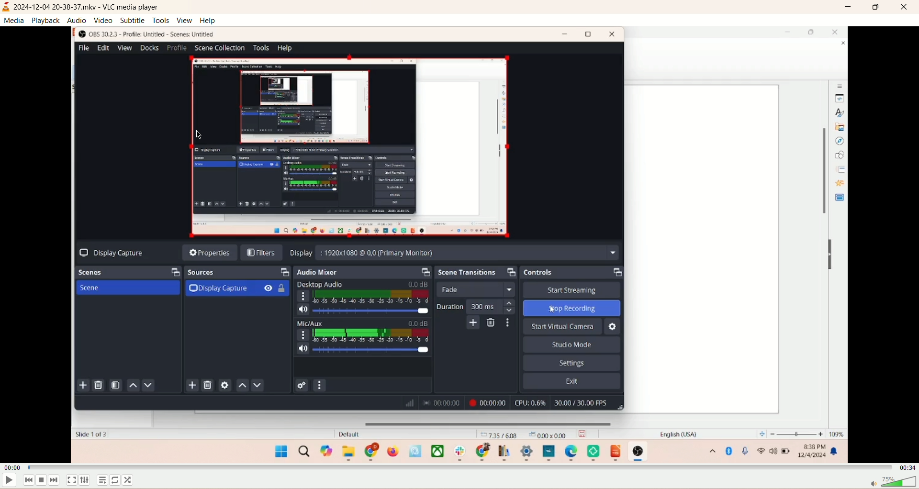  Describe the element at coordinates (85, 481) in the screenshot. I see `extended settings` at that location.